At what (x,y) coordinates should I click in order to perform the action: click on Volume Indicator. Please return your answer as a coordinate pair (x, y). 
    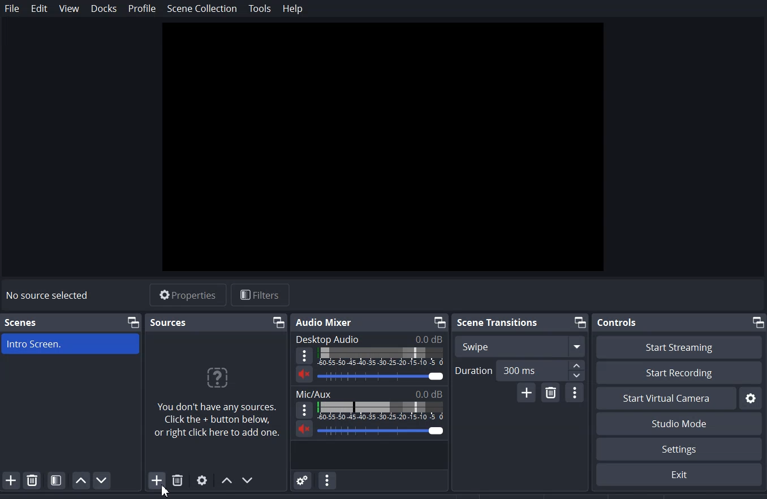
    Looking at the image, I should click on (380, 411).